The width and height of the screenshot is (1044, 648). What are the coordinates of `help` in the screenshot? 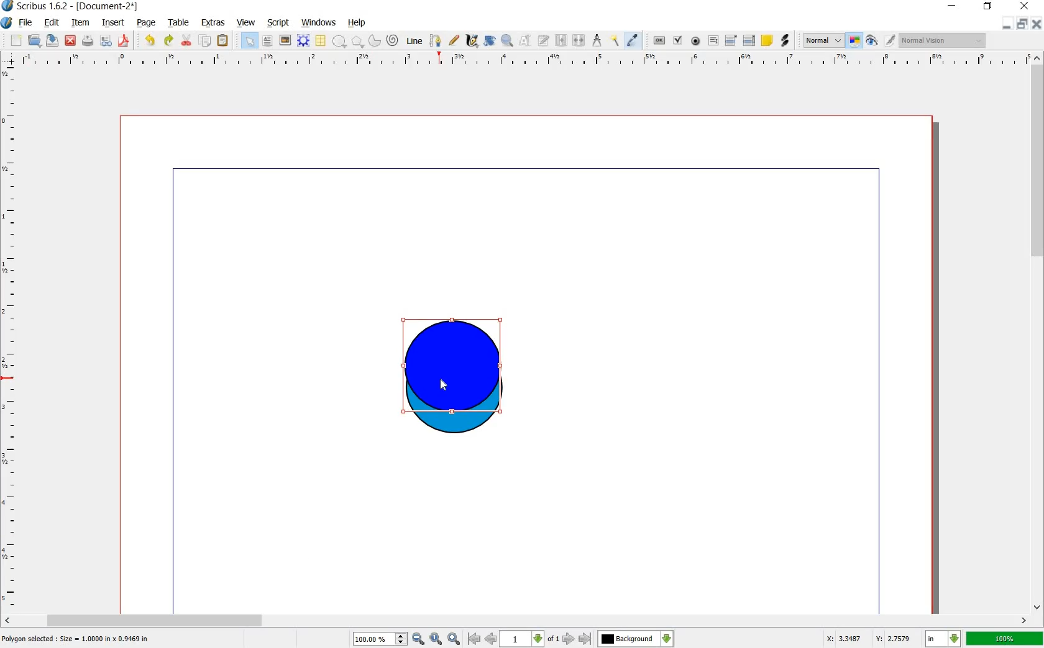 It's located at (357, 23).